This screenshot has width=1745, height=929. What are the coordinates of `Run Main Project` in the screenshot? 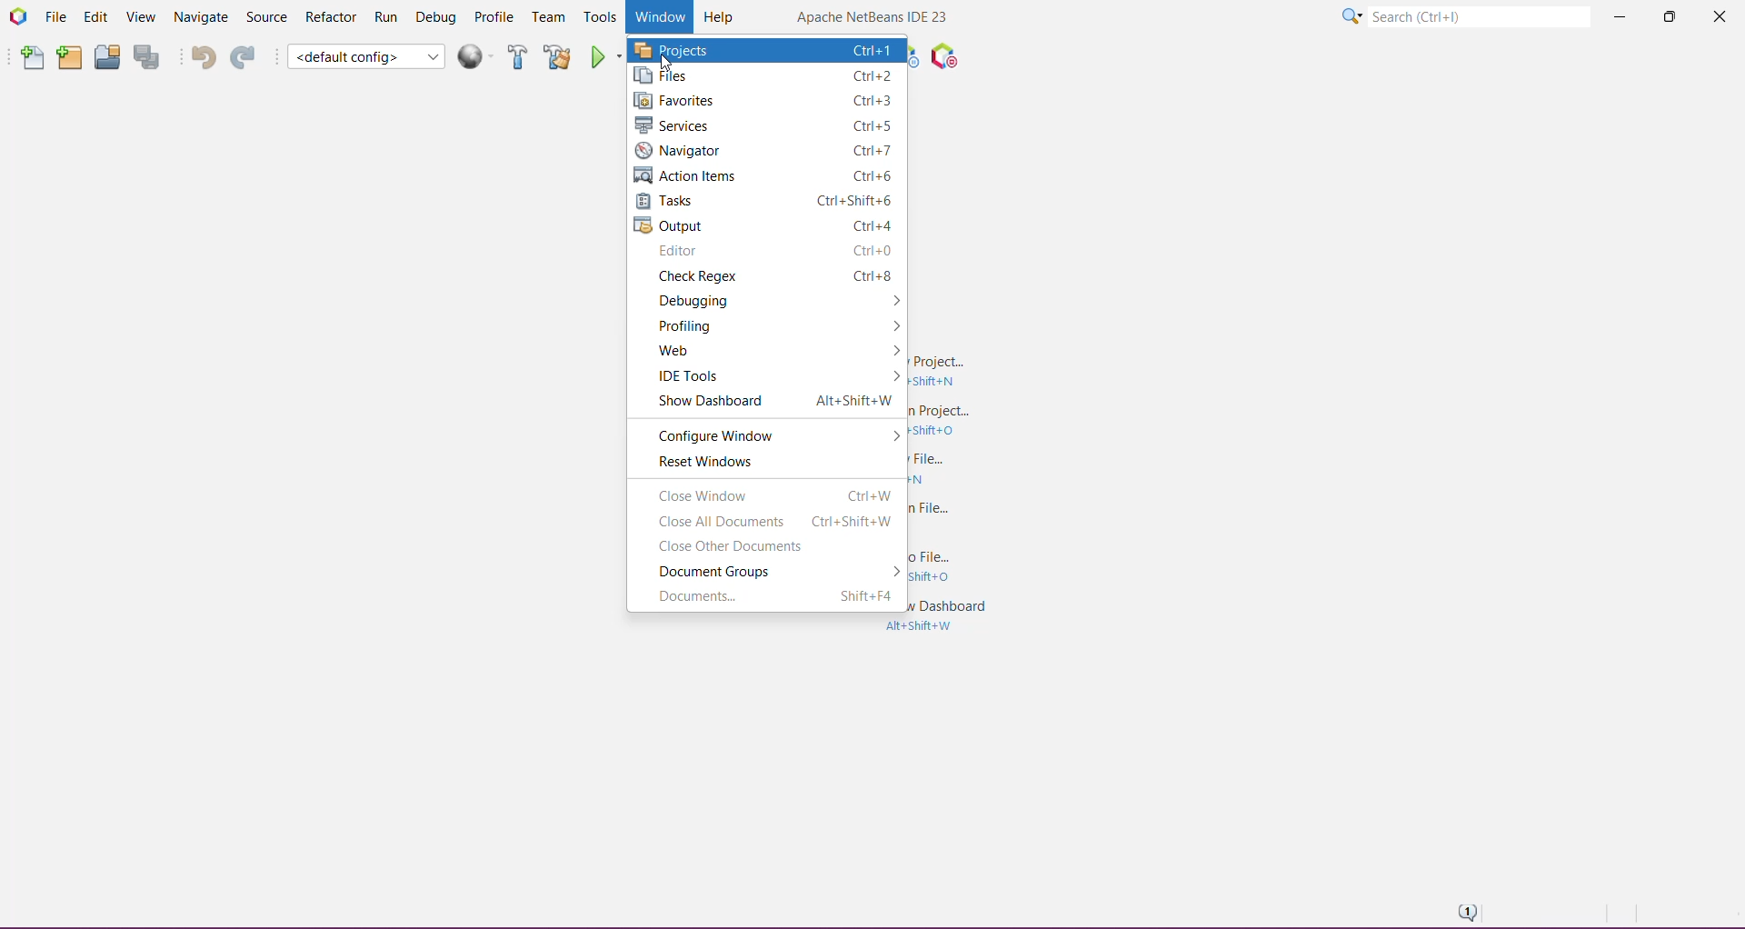 It's located at (606, 56).